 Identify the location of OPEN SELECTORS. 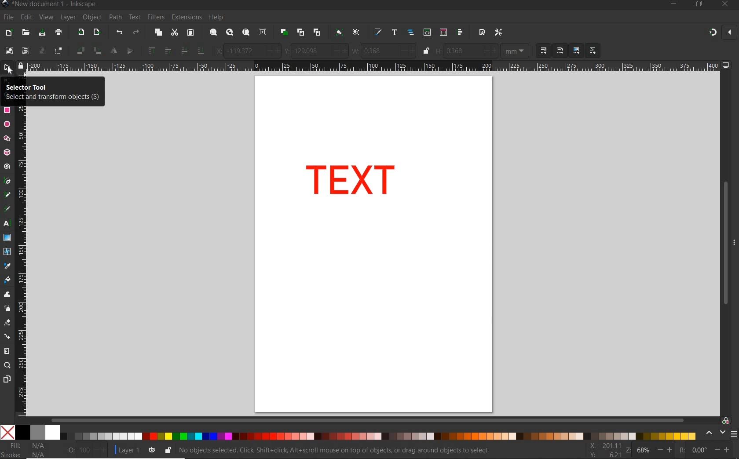
(443, 32).